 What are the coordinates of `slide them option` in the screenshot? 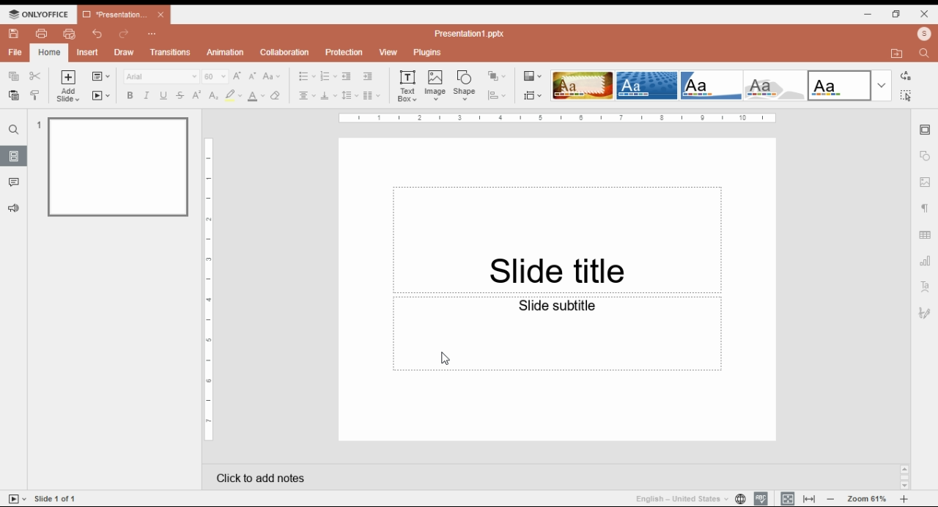 It's located at (647, 85).